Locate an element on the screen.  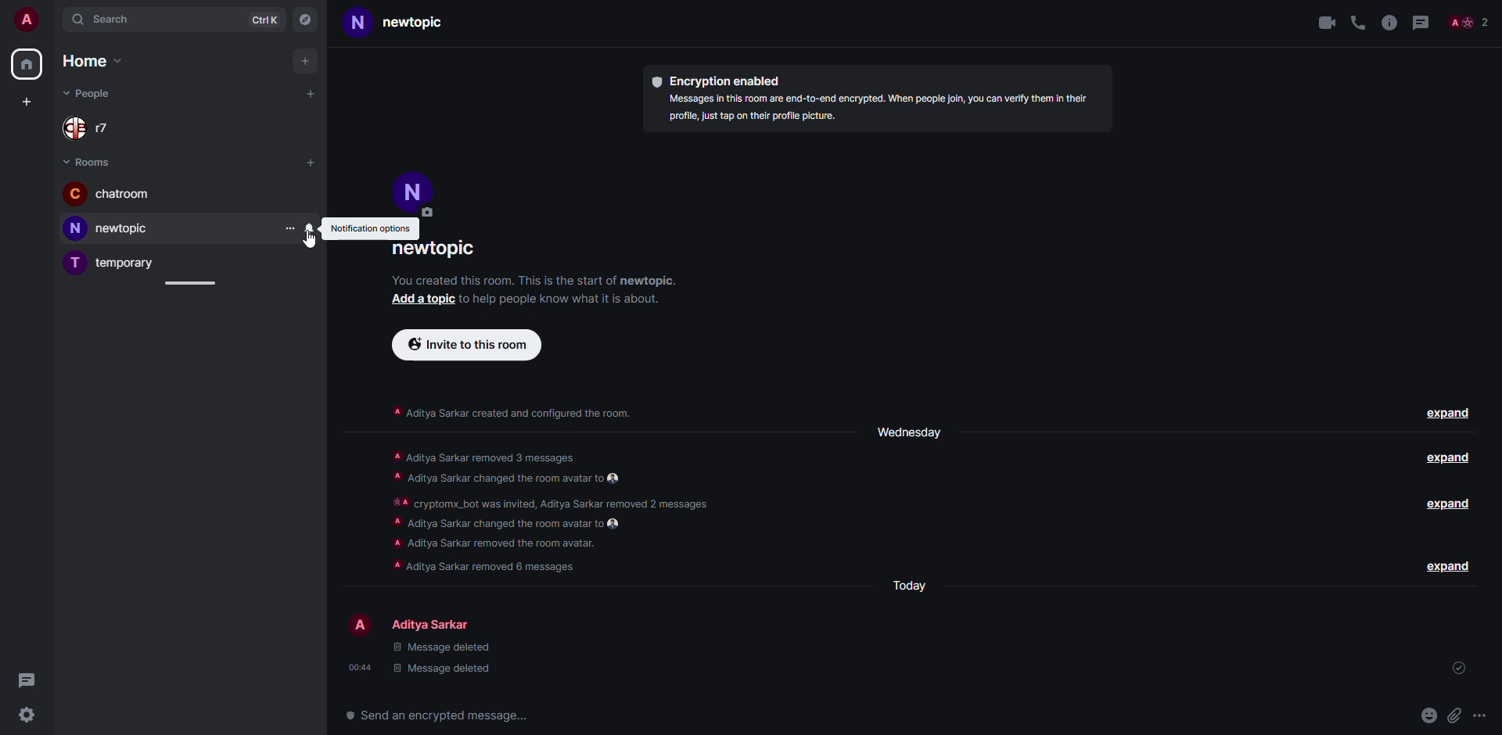
home is located at coordinates (28, 64).